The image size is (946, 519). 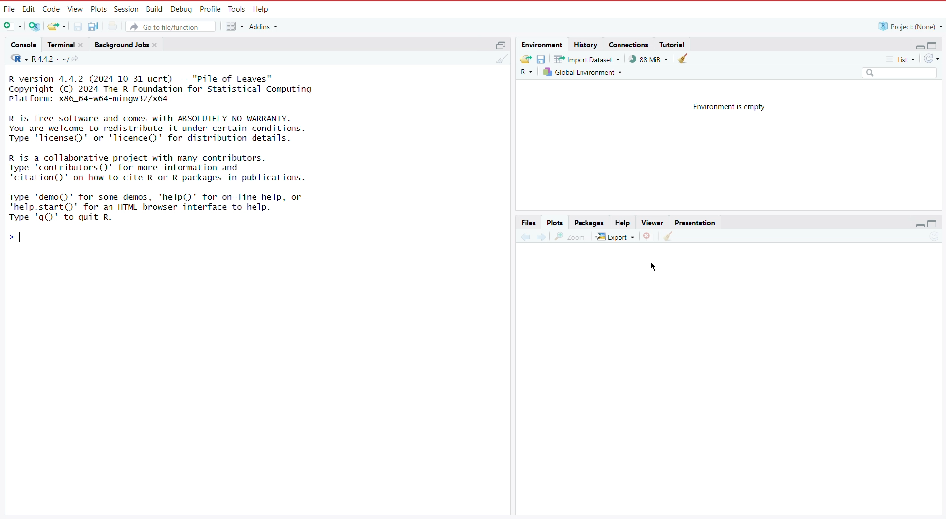 I want to click on Clear console (Ctrl +L), so click(x=686, y=59).